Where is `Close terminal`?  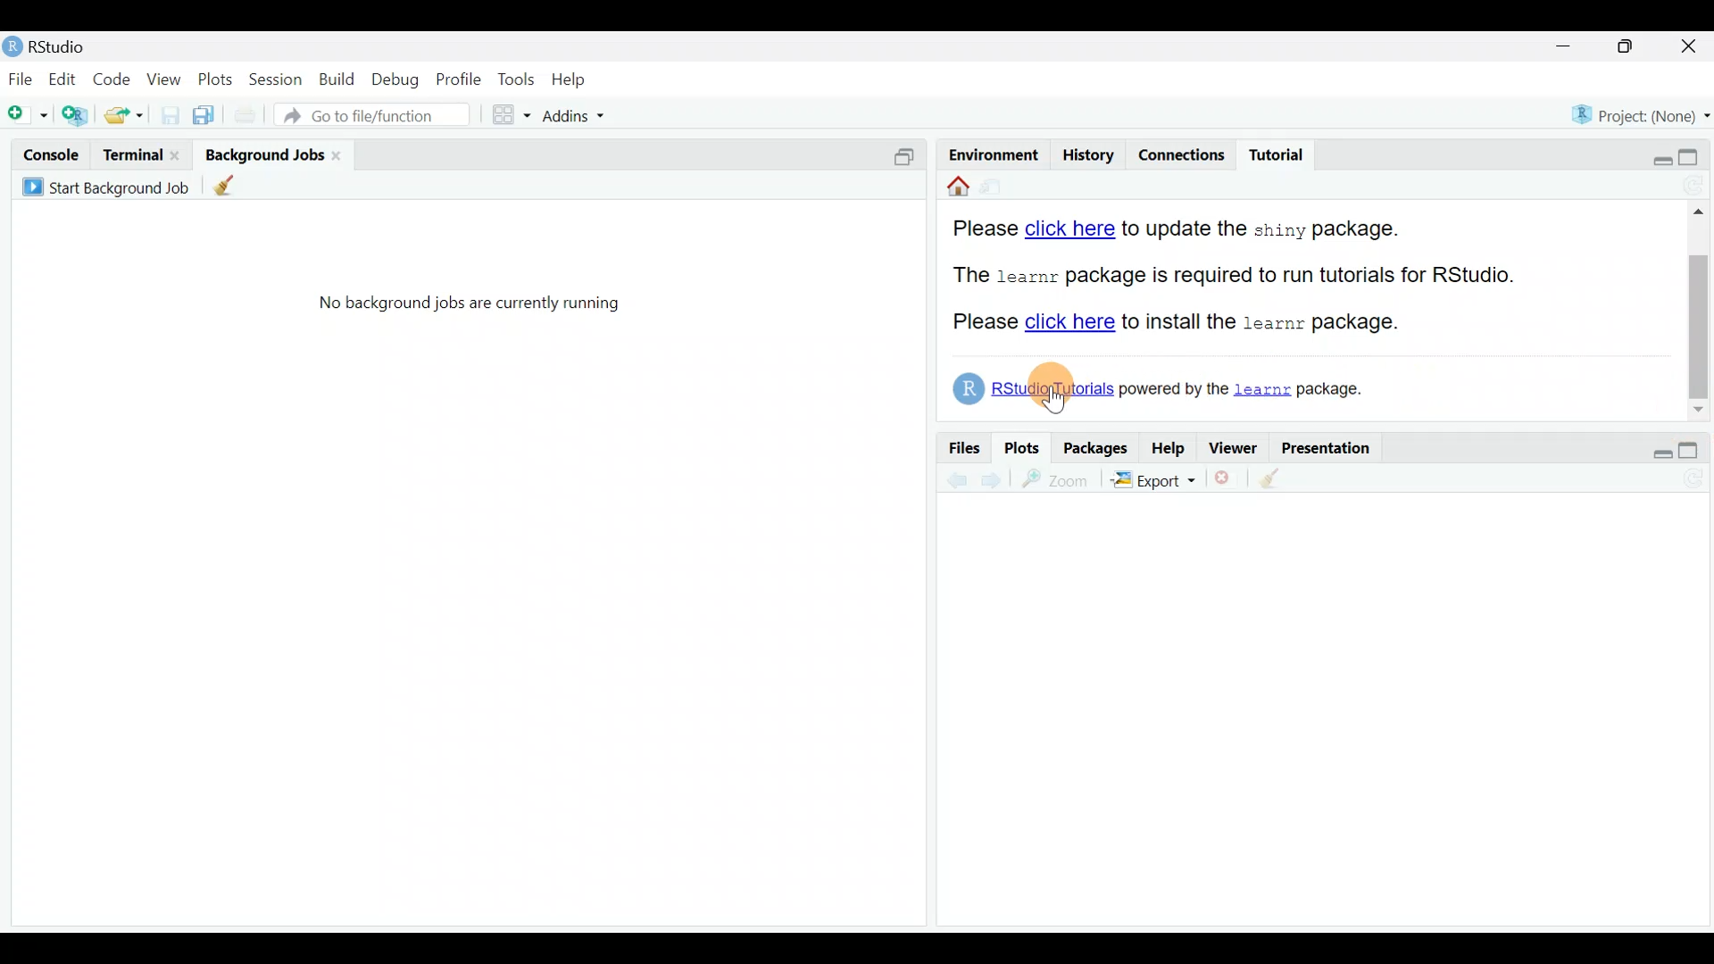 Close terminal is located at coordinates (176, 154).